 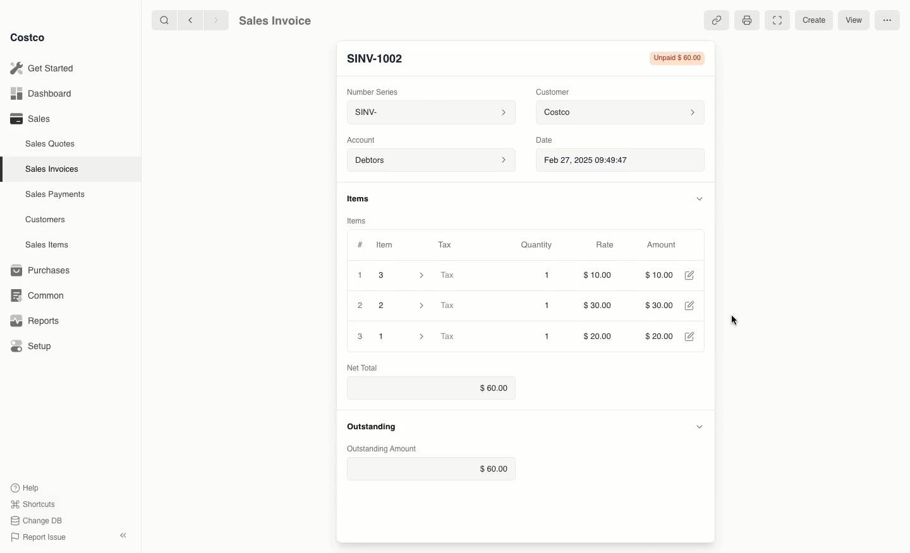 What do you see at coordinates (618, 113) in the screenshot?
I see `Costco` at bounding box center [618, 113].